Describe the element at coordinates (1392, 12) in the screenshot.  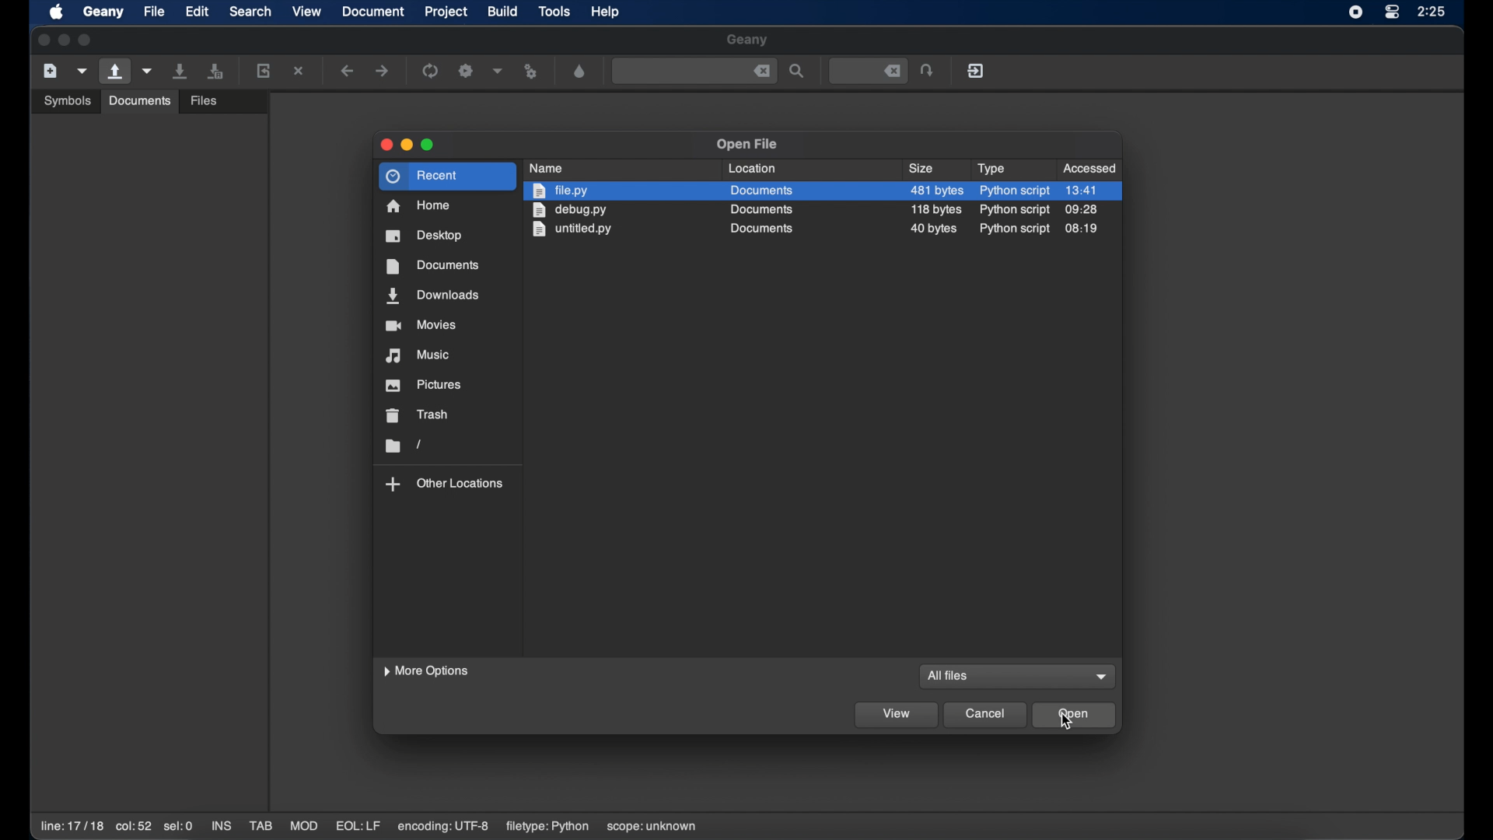
I see `control center` at that location.